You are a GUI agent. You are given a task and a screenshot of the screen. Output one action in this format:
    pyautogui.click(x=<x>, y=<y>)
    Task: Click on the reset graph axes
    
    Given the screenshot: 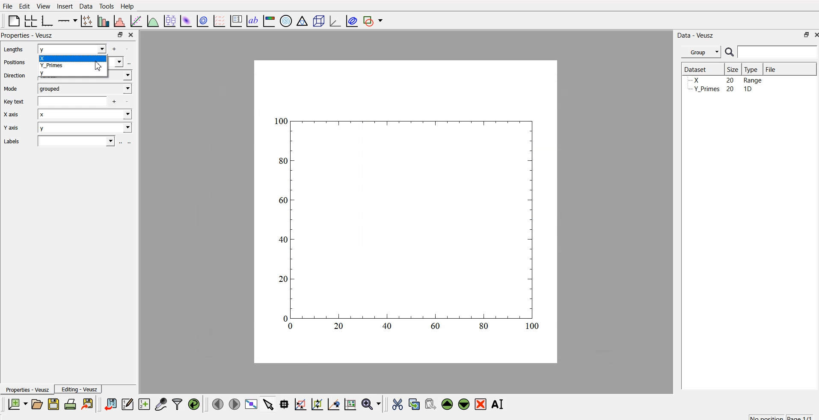 What is the action you would take?
    pyautogui.click(x=350, y=403)
    